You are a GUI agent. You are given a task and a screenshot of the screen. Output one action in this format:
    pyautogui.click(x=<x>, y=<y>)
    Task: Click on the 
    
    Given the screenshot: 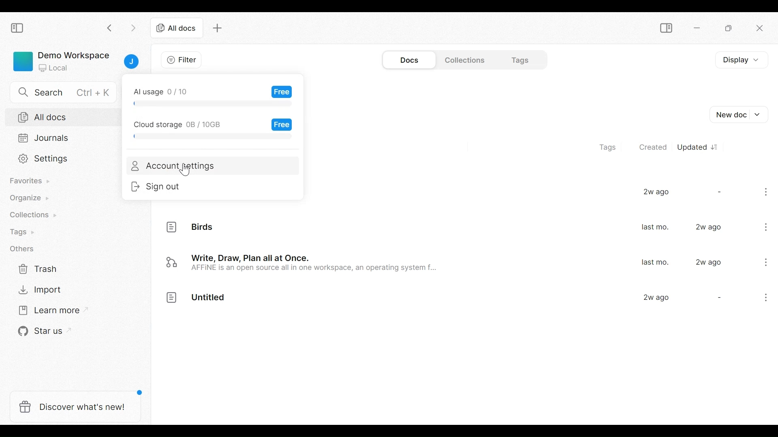 What is the action you would take?
    pyautogui.click(x=209, y=137)
    